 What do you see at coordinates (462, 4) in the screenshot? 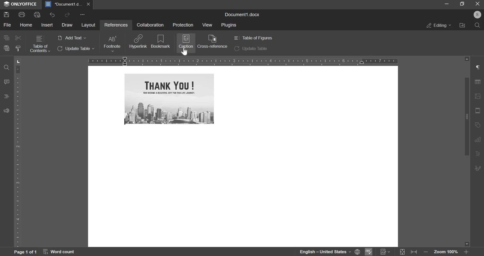
I see `fullscreen` at bounding box center [462, 4].